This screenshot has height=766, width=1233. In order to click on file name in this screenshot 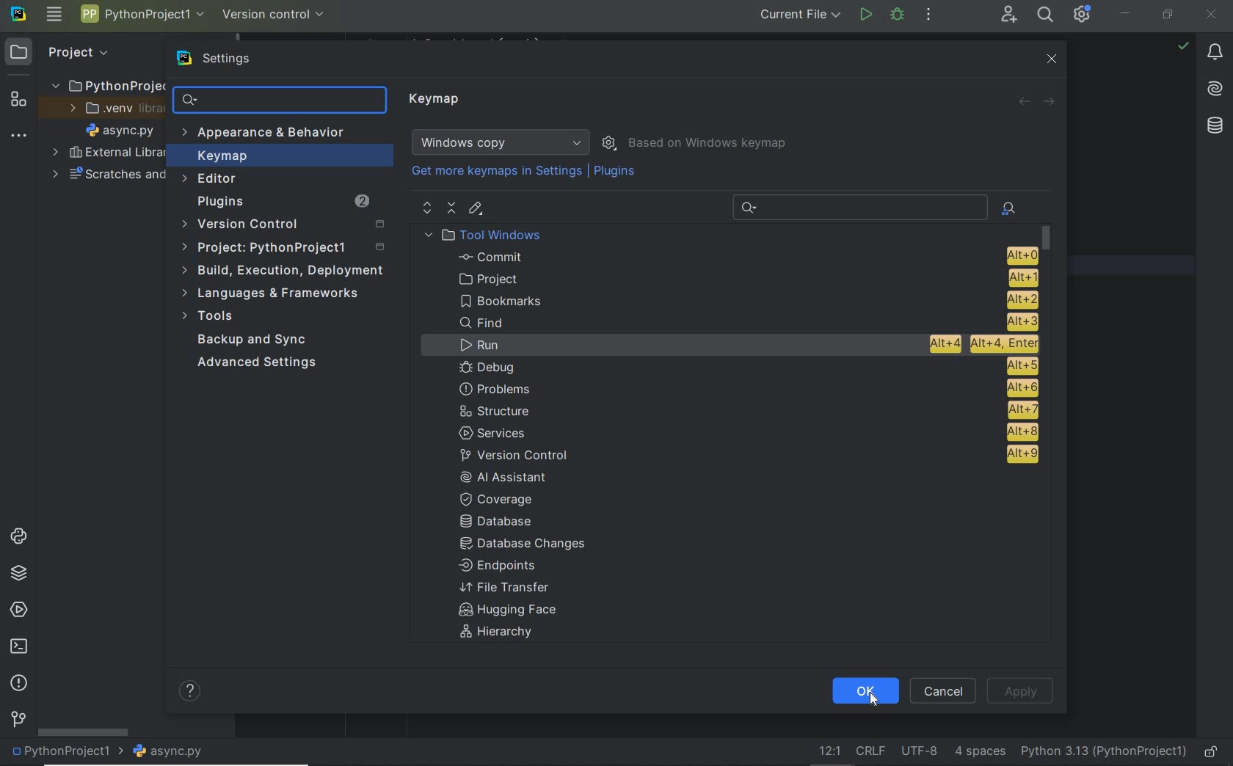, I will do `click(120, 130)`.